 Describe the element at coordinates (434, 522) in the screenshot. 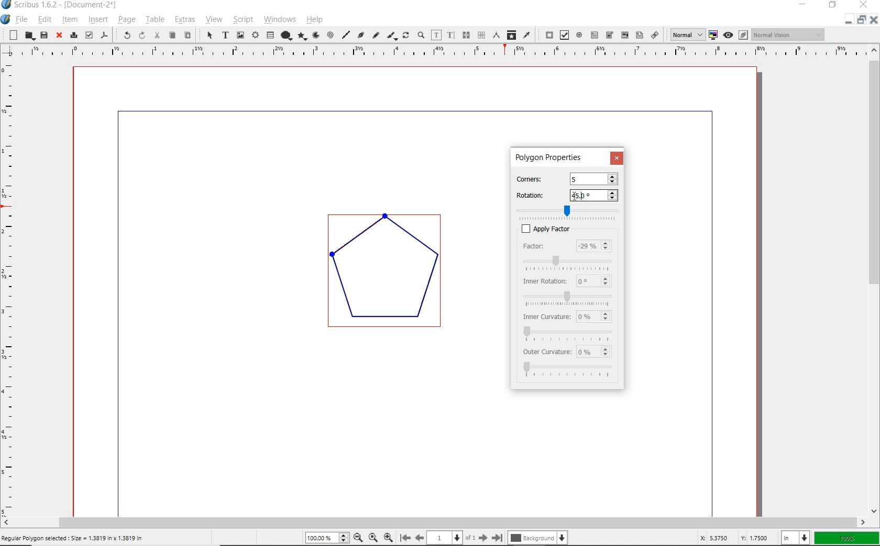

I see `scrollbar` at that location.